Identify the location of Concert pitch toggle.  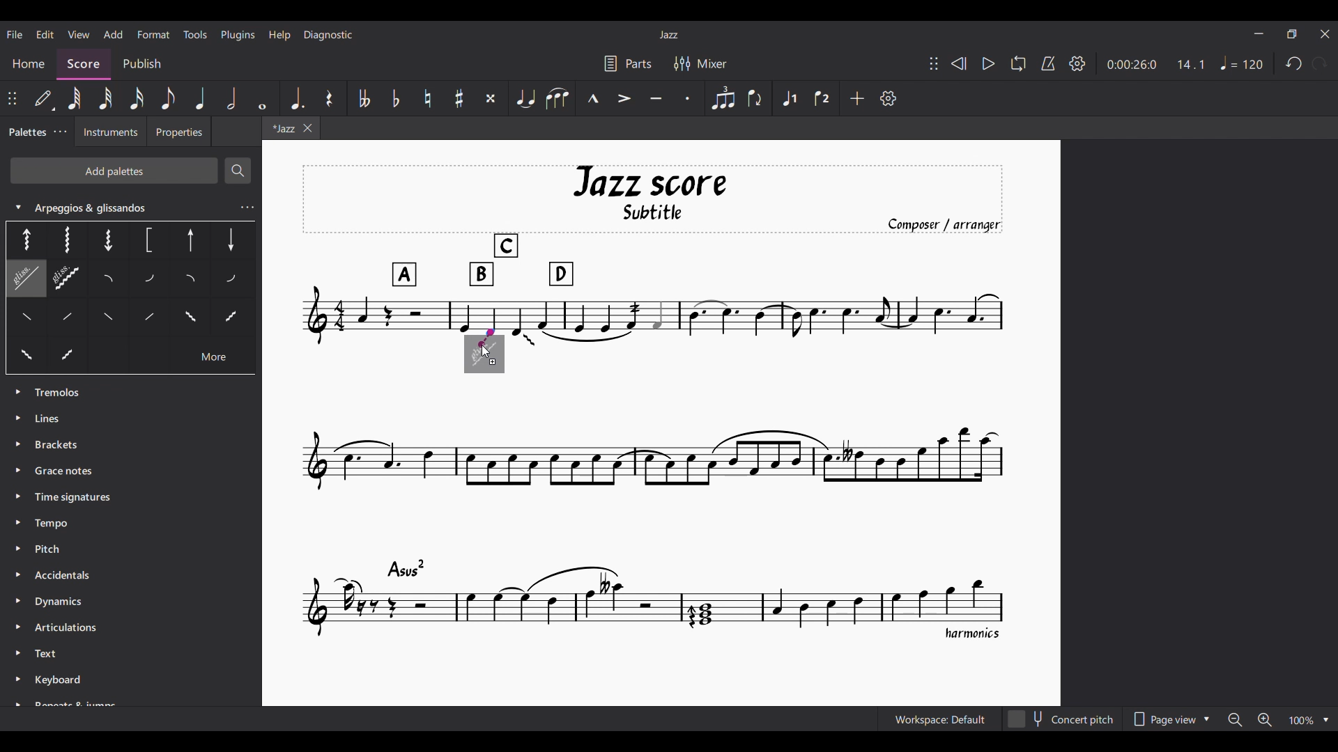
(1062, 719).